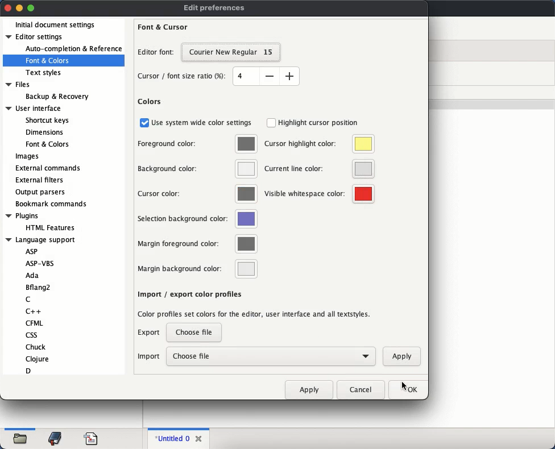 This screenshot has width=555, height=449. Describe the element at coordinates (48, 61) in the screenshot. I see `font and colors` at that location.